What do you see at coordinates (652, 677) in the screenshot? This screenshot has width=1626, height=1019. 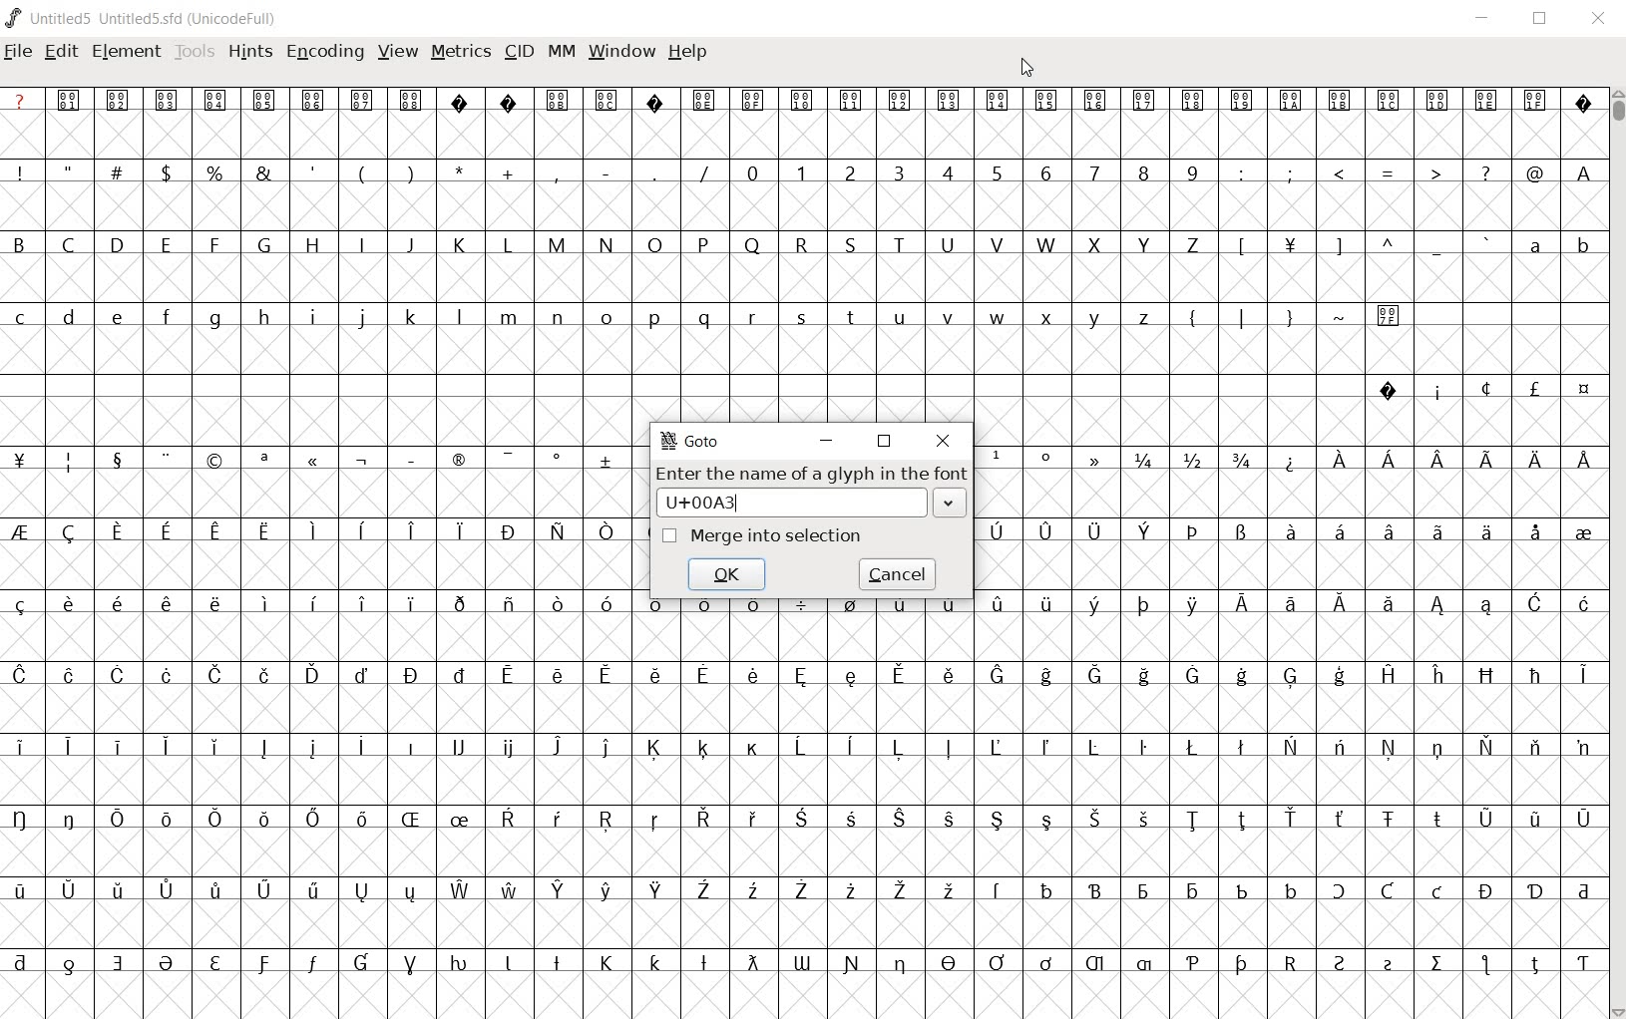 I see `Symbol` at bounding box center [652, 677].